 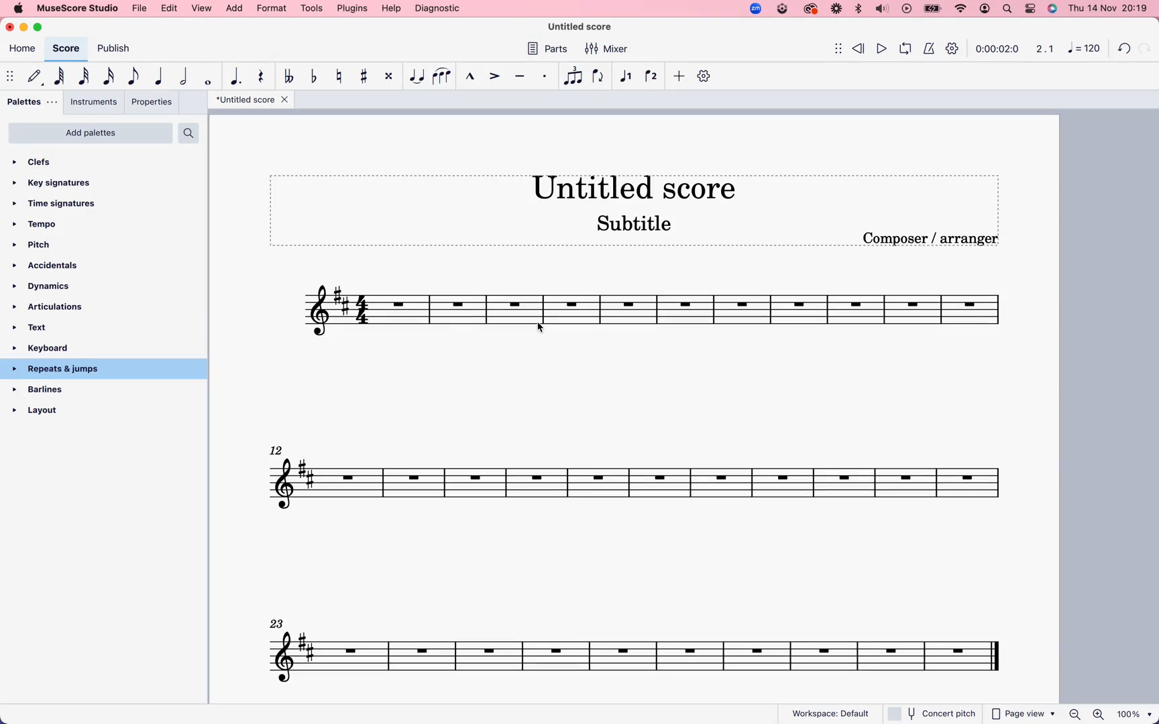 I want to click on toggle double flat, so click(x=290, y=77).